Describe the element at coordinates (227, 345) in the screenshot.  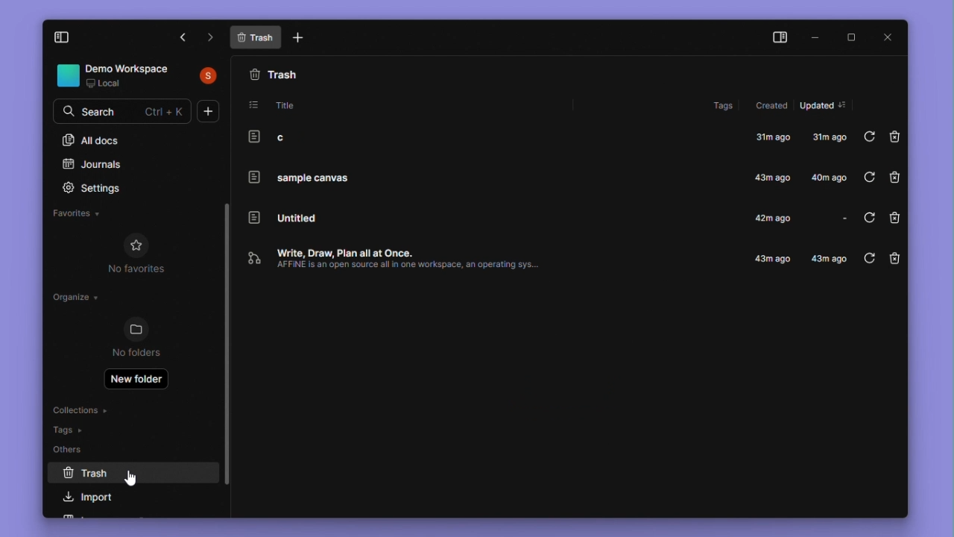
I see `Vertical scroll Bar ` at that location.